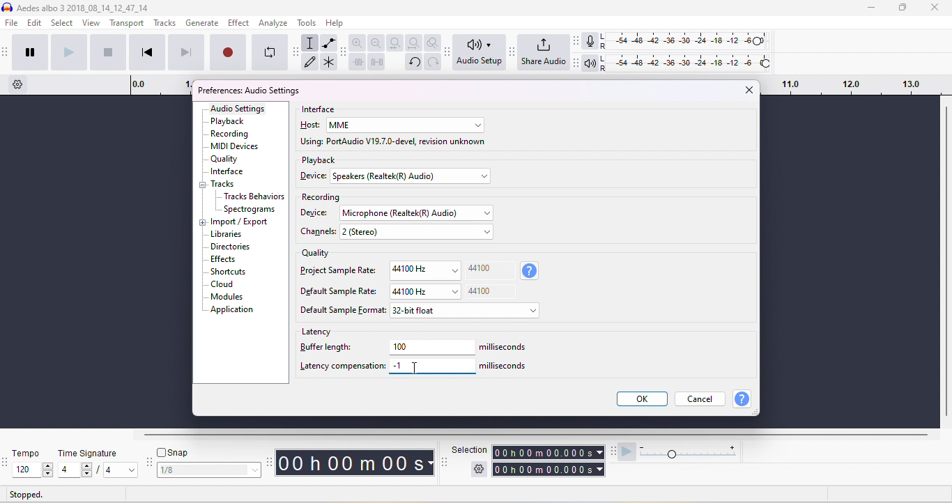  Describe the element at coordinates (231, 247) in the screenshot. I see `dictionaries` at that location.